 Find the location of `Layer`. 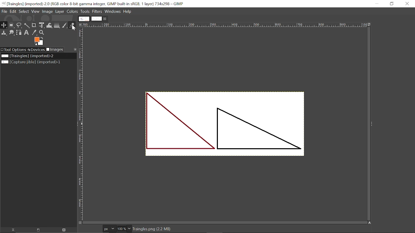

Layer is located at coordinates (60, 12).